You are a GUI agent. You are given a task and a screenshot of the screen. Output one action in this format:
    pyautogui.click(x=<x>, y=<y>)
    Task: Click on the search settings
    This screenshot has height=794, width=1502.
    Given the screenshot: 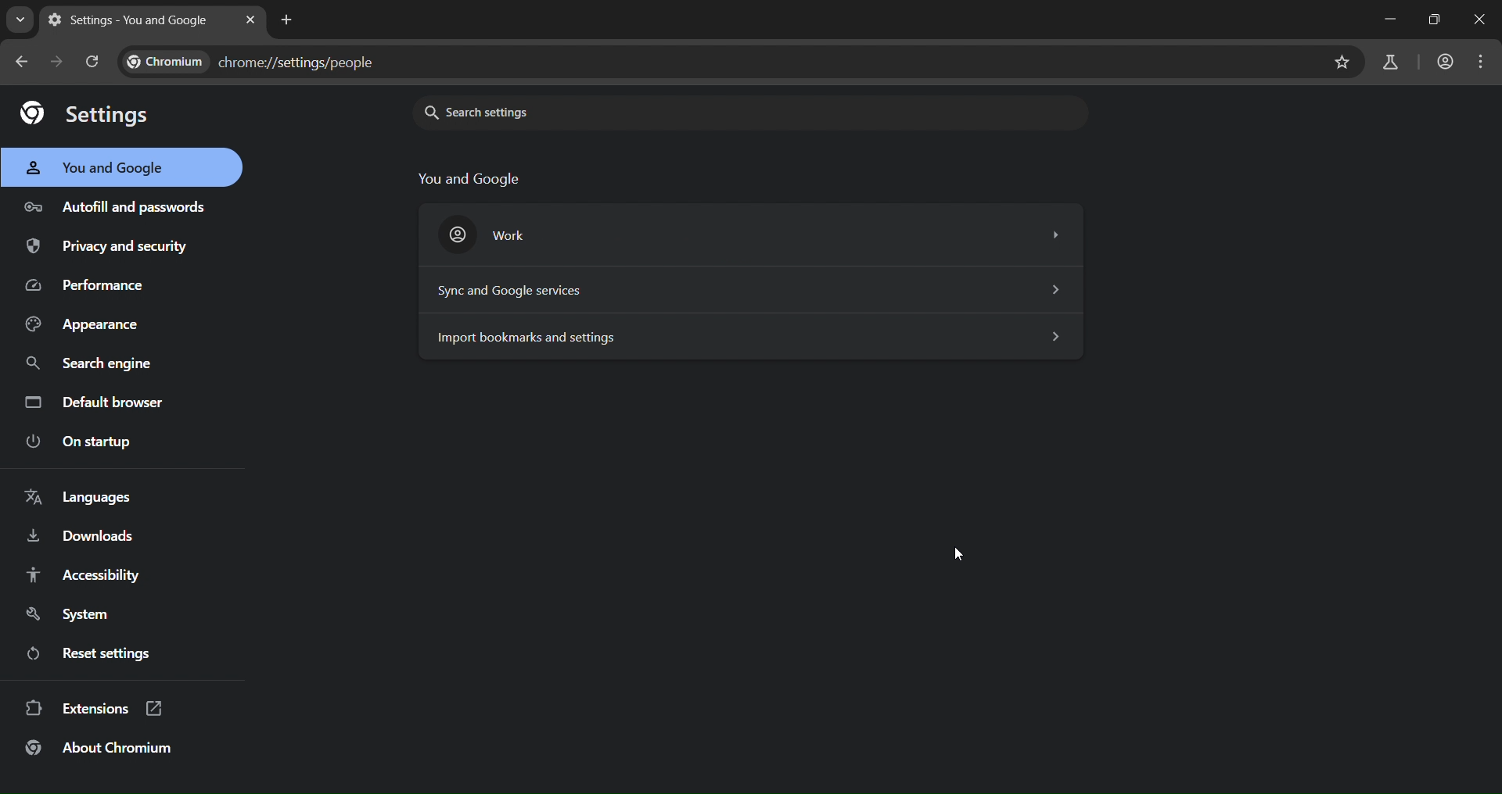 What is the action you would take?
    pyautogui.click(x=540, y=111)
    